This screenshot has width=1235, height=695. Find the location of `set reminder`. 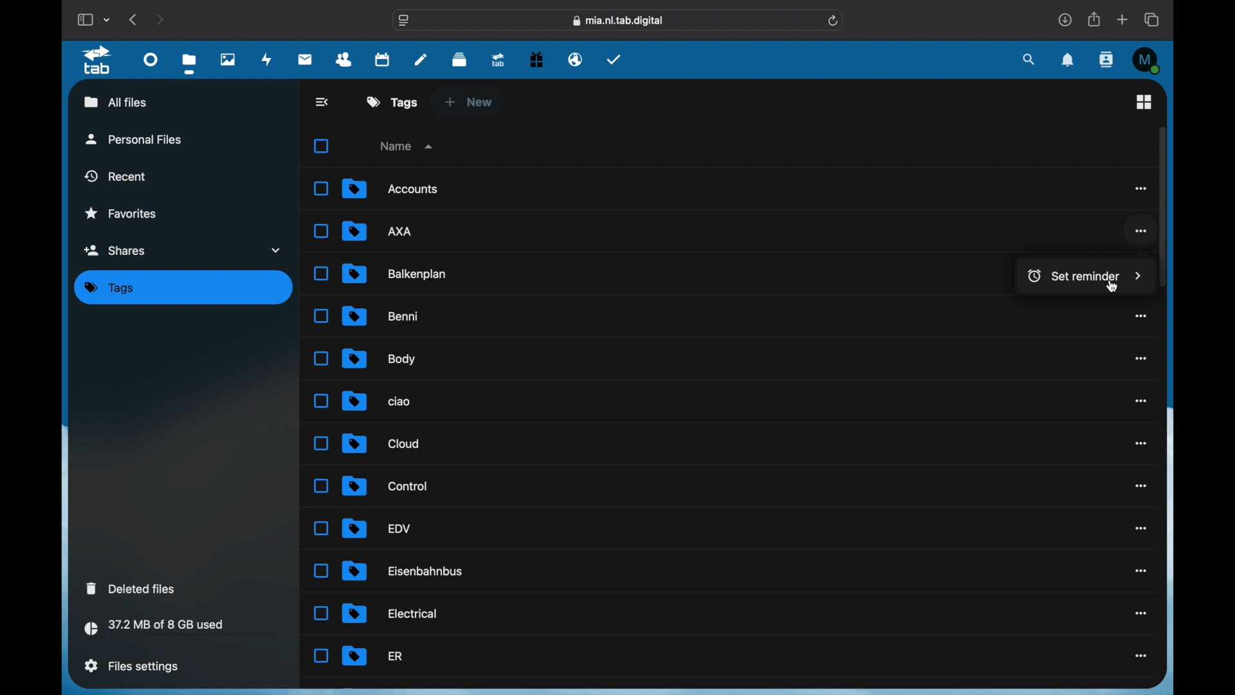

set reminder is located at coordinates (1081, 273).